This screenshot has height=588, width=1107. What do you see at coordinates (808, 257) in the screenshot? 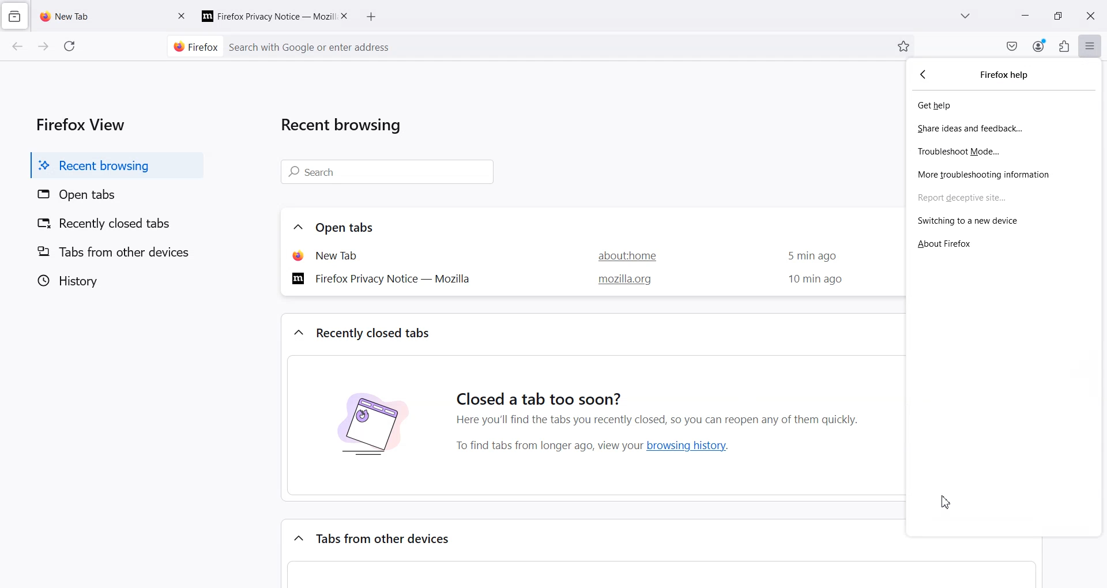
I see `3 min ago` at bounding box center [808, 257].